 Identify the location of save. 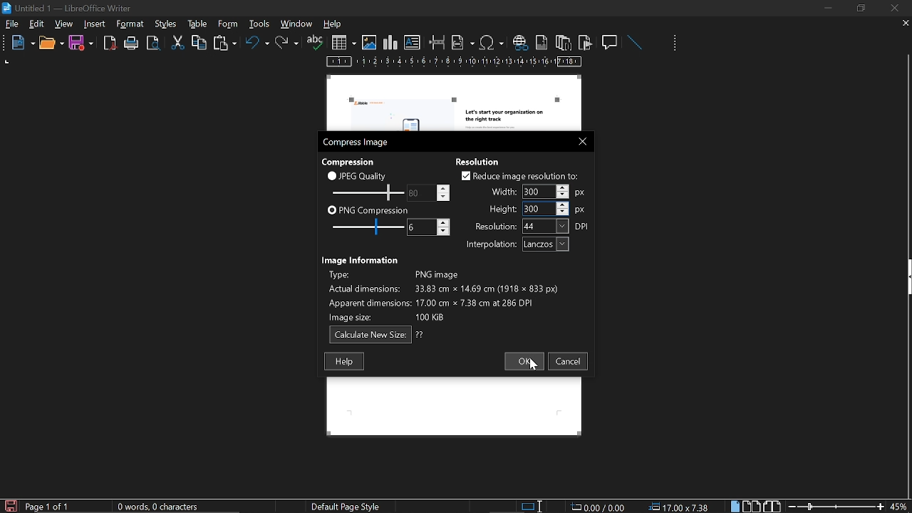
(10, 505).